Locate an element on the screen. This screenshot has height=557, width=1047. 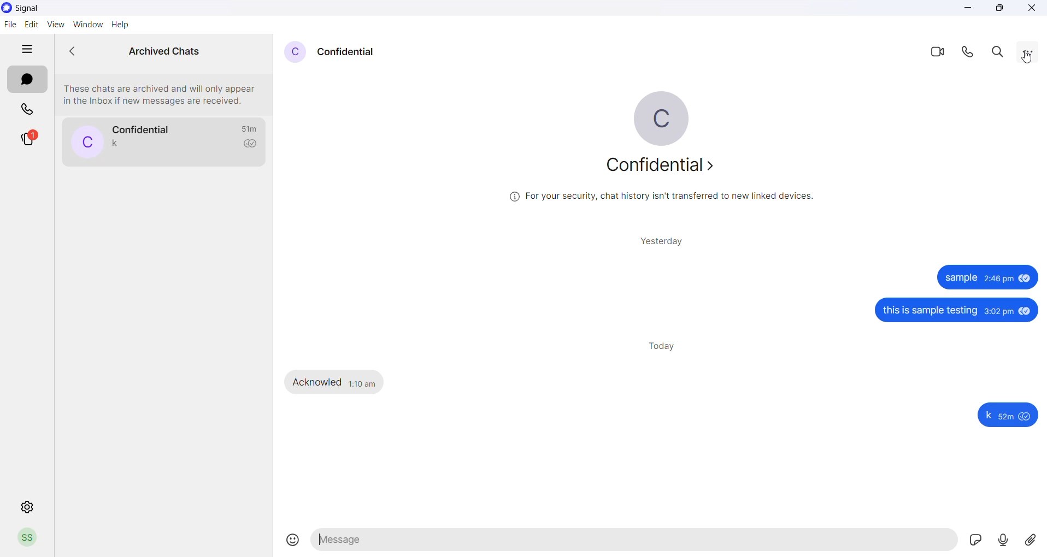
59m is located at coordinates (1008, 418).